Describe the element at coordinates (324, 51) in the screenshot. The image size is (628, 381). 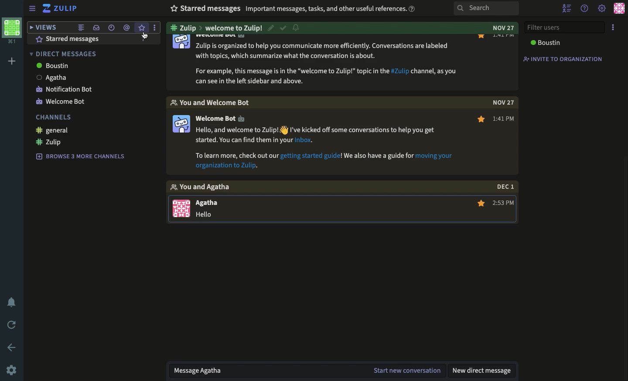
I see ` Zulip is organized to help you communicate more efficiently. Conversations are labeledwith topics, which summarize what the conversation is about.` at that location.